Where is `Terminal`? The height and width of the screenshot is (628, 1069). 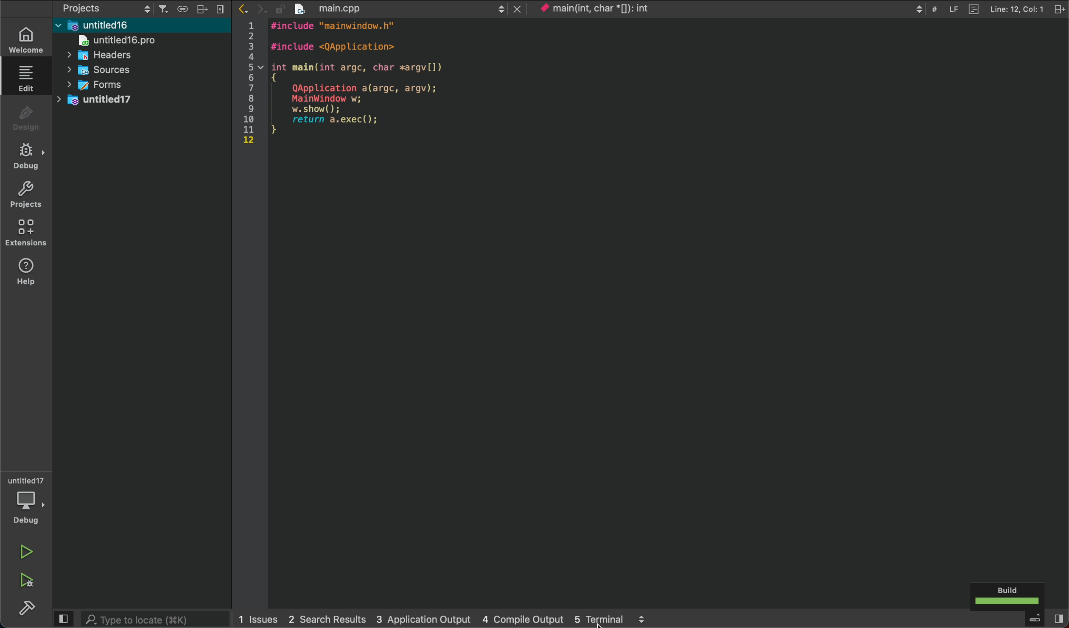
Terminal is located at coordinates (599, 619).